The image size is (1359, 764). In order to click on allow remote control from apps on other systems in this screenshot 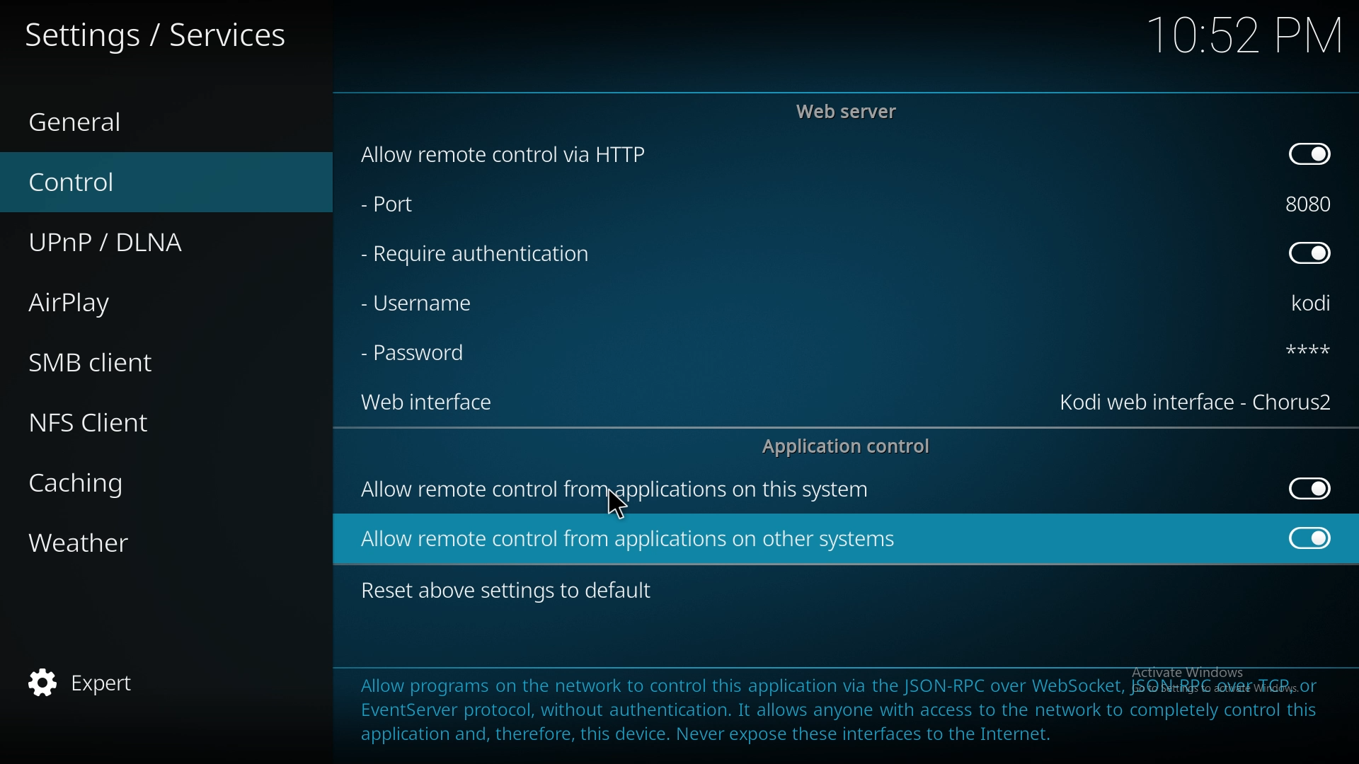, I will do `click(631, 539)`.